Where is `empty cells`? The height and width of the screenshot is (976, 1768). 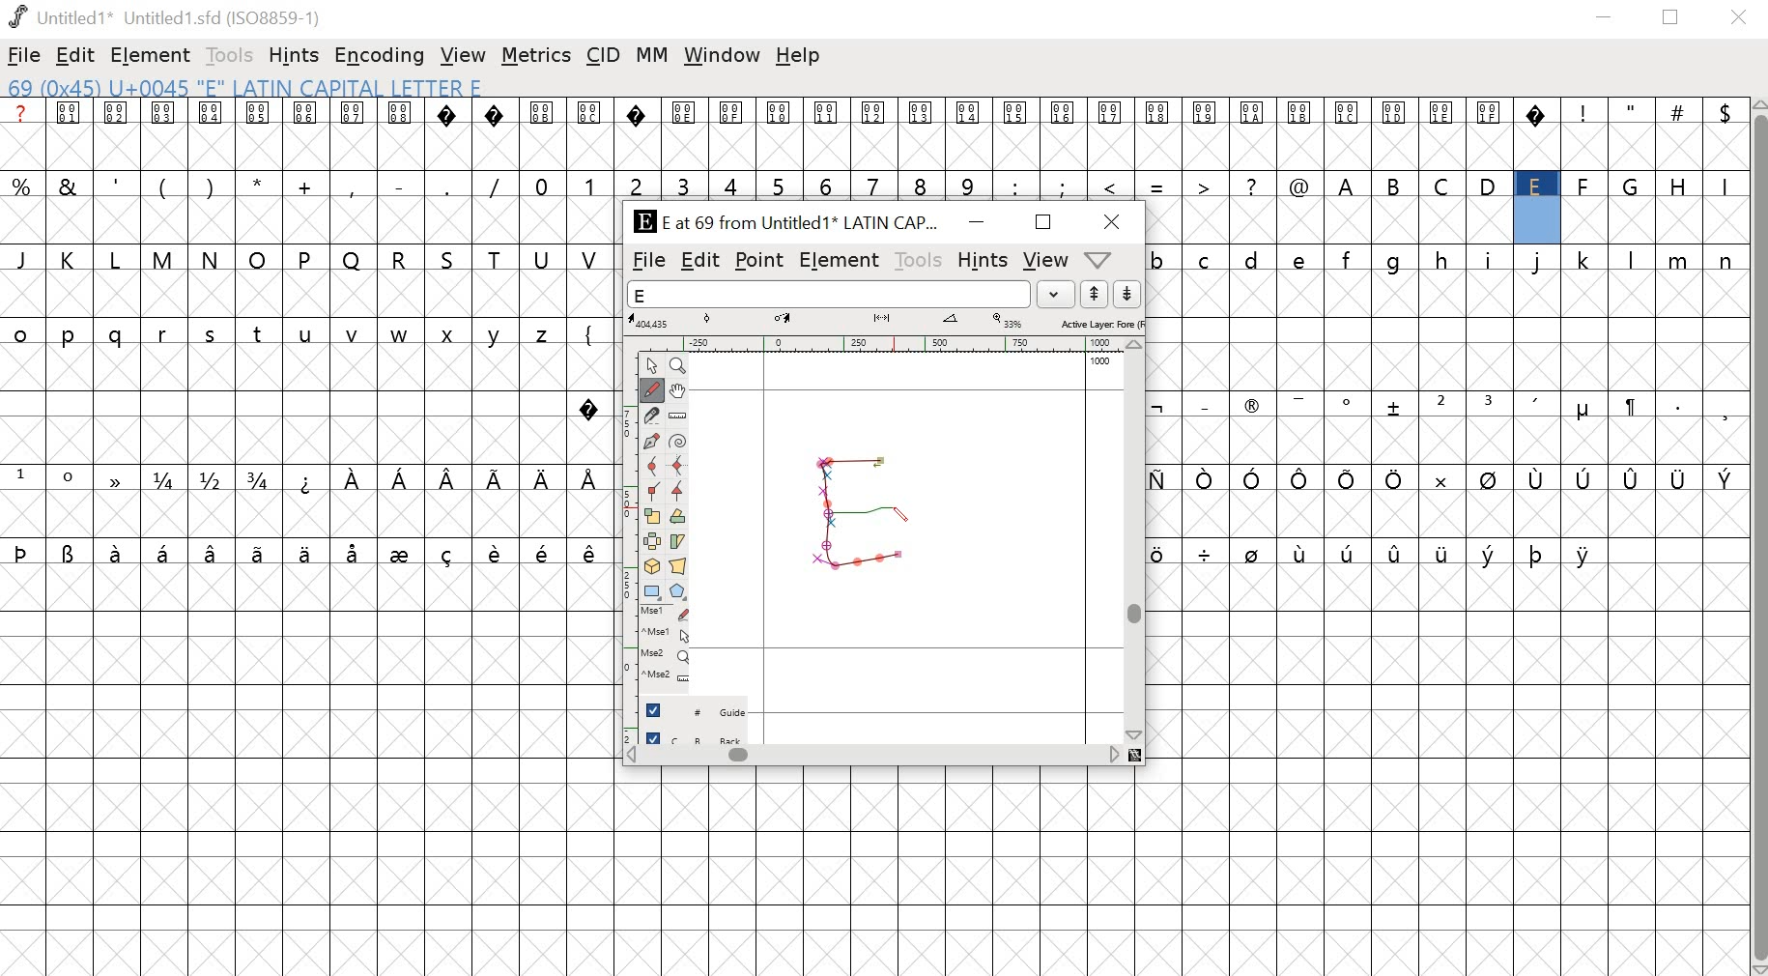 empty cells is located at coordinates (305, 769).